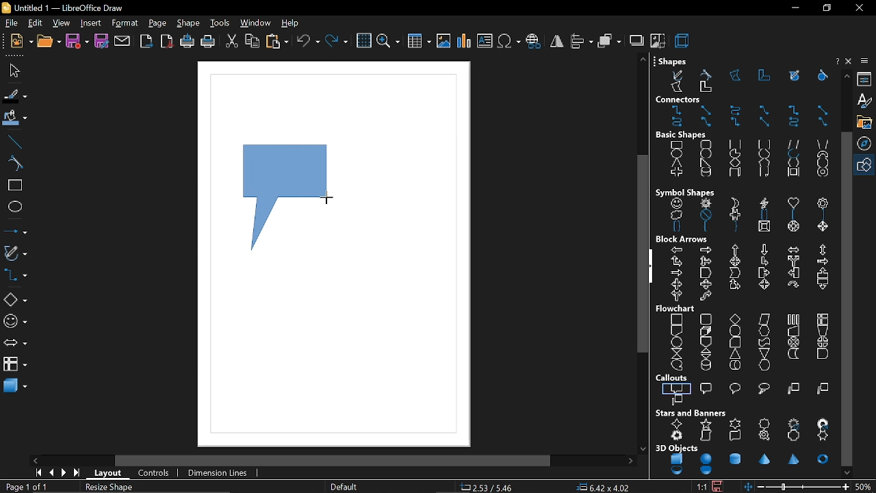 The width and height of the screenshot is (876, 493). I want to click on decision, so click(735, 318).